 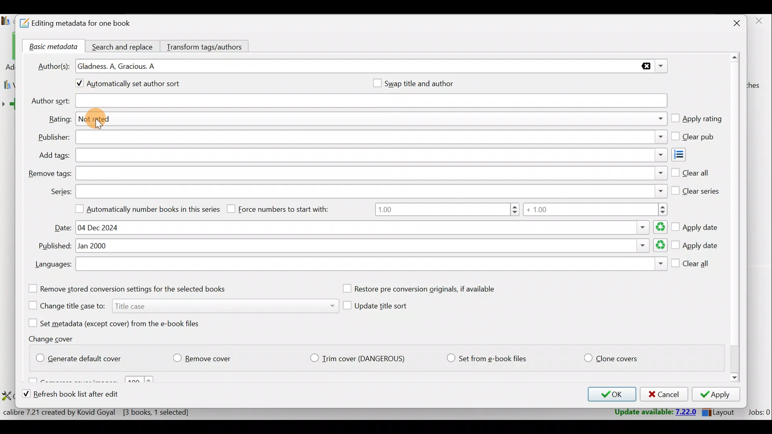 What do you see at coordinates (695, 246) in the screenshot?
I see `Apply date` at bounding box center [695, 246].